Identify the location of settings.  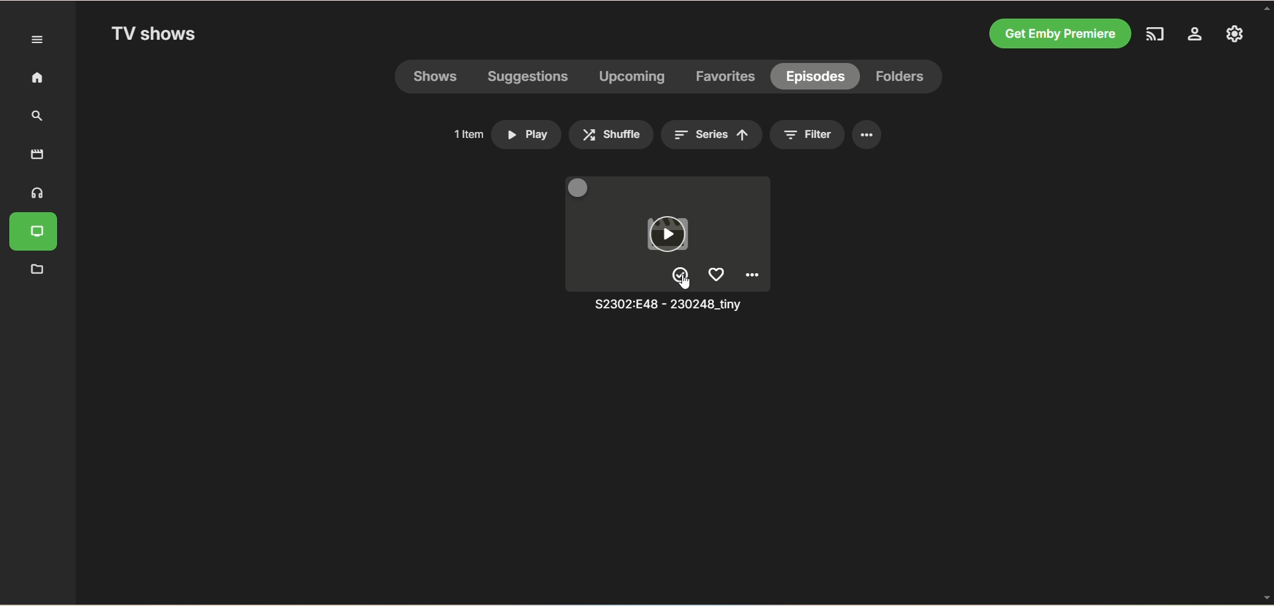
(1196, 36).